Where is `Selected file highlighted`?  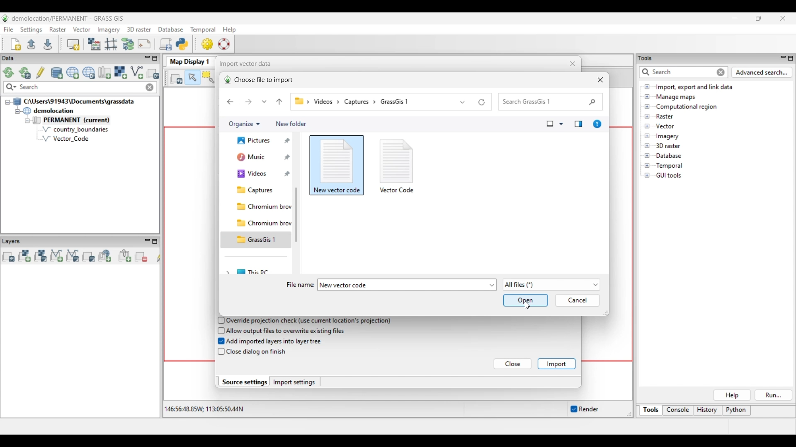
Selected file highlighted is located at coordinates (339, 191).